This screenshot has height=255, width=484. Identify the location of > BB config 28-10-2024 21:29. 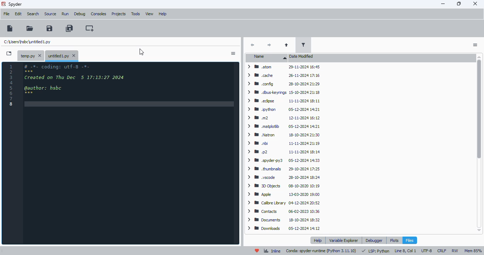
(283, 84).